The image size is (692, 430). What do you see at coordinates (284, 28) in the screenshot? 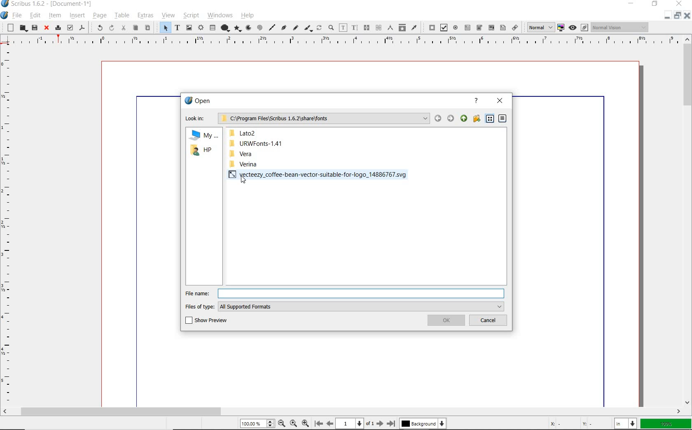
I see `Bezier curve` at bounding box center [284, 28].